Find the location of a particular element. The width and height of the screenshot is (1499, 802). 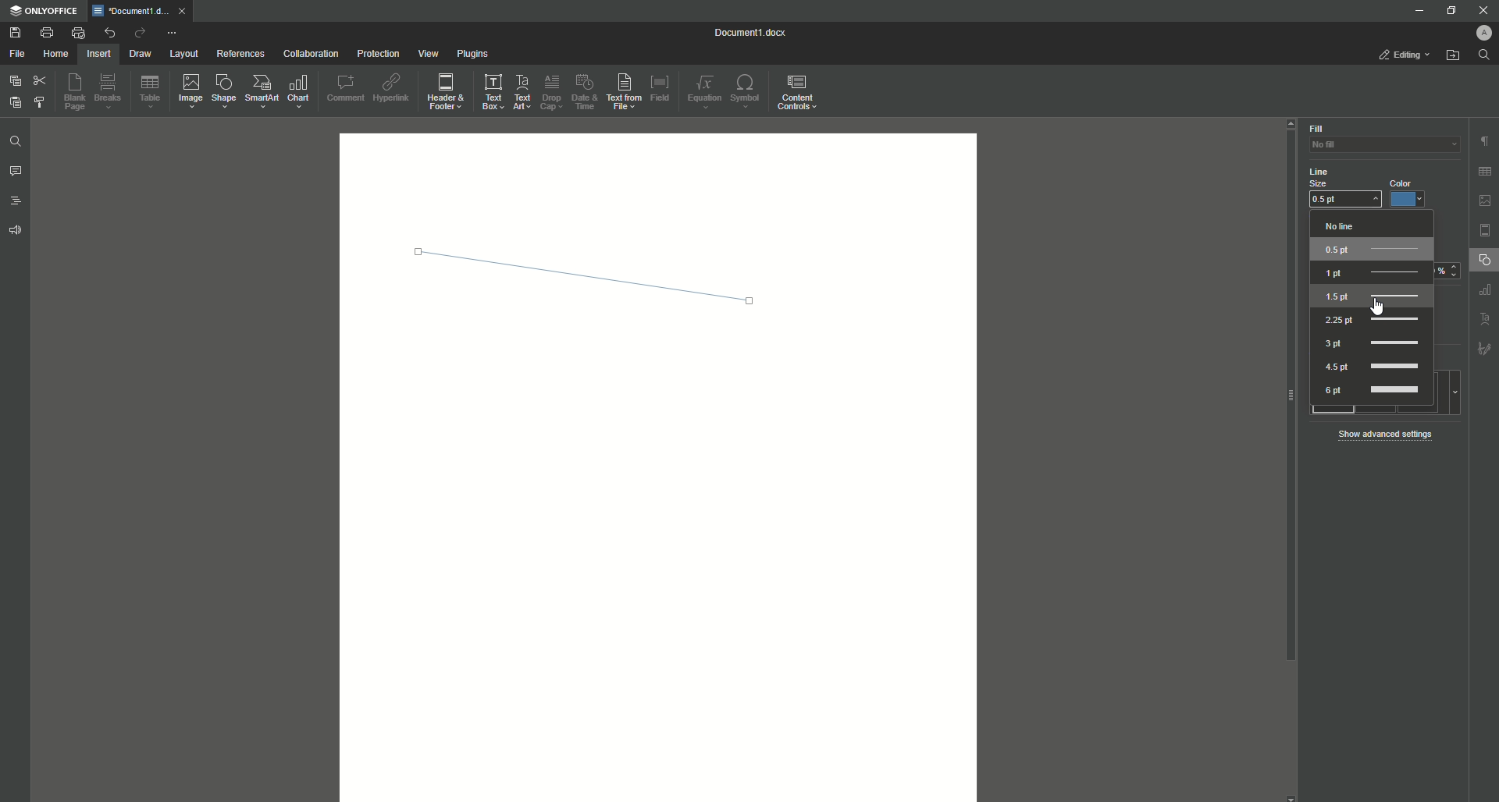

Shape is located at coordinates (226, 94).